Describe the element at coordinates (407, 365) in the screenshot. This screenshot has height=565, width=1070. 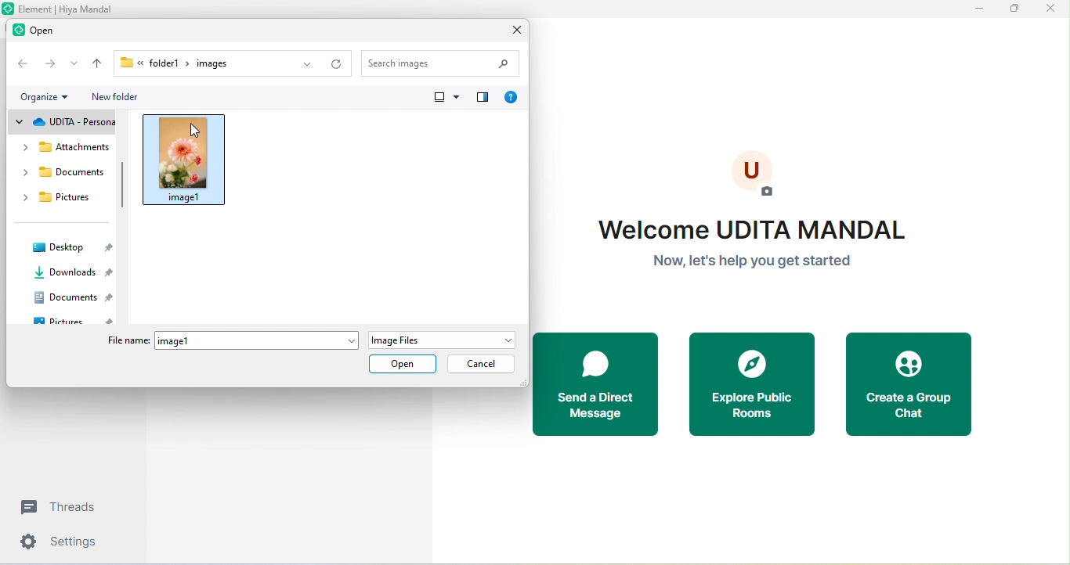
I see `open` at that location.